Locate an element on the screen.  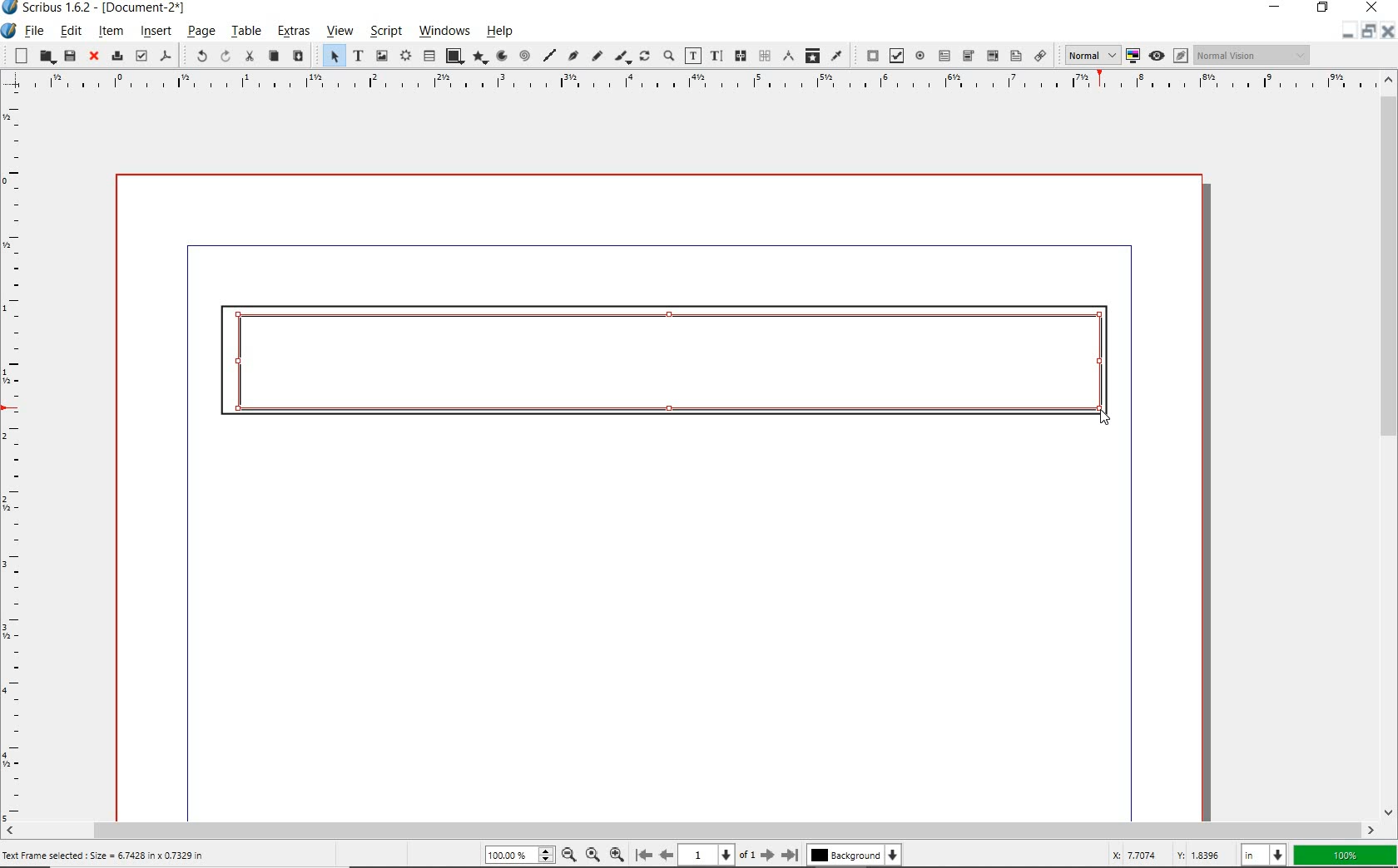
preflight verifier is located at coordinates (141, 56).